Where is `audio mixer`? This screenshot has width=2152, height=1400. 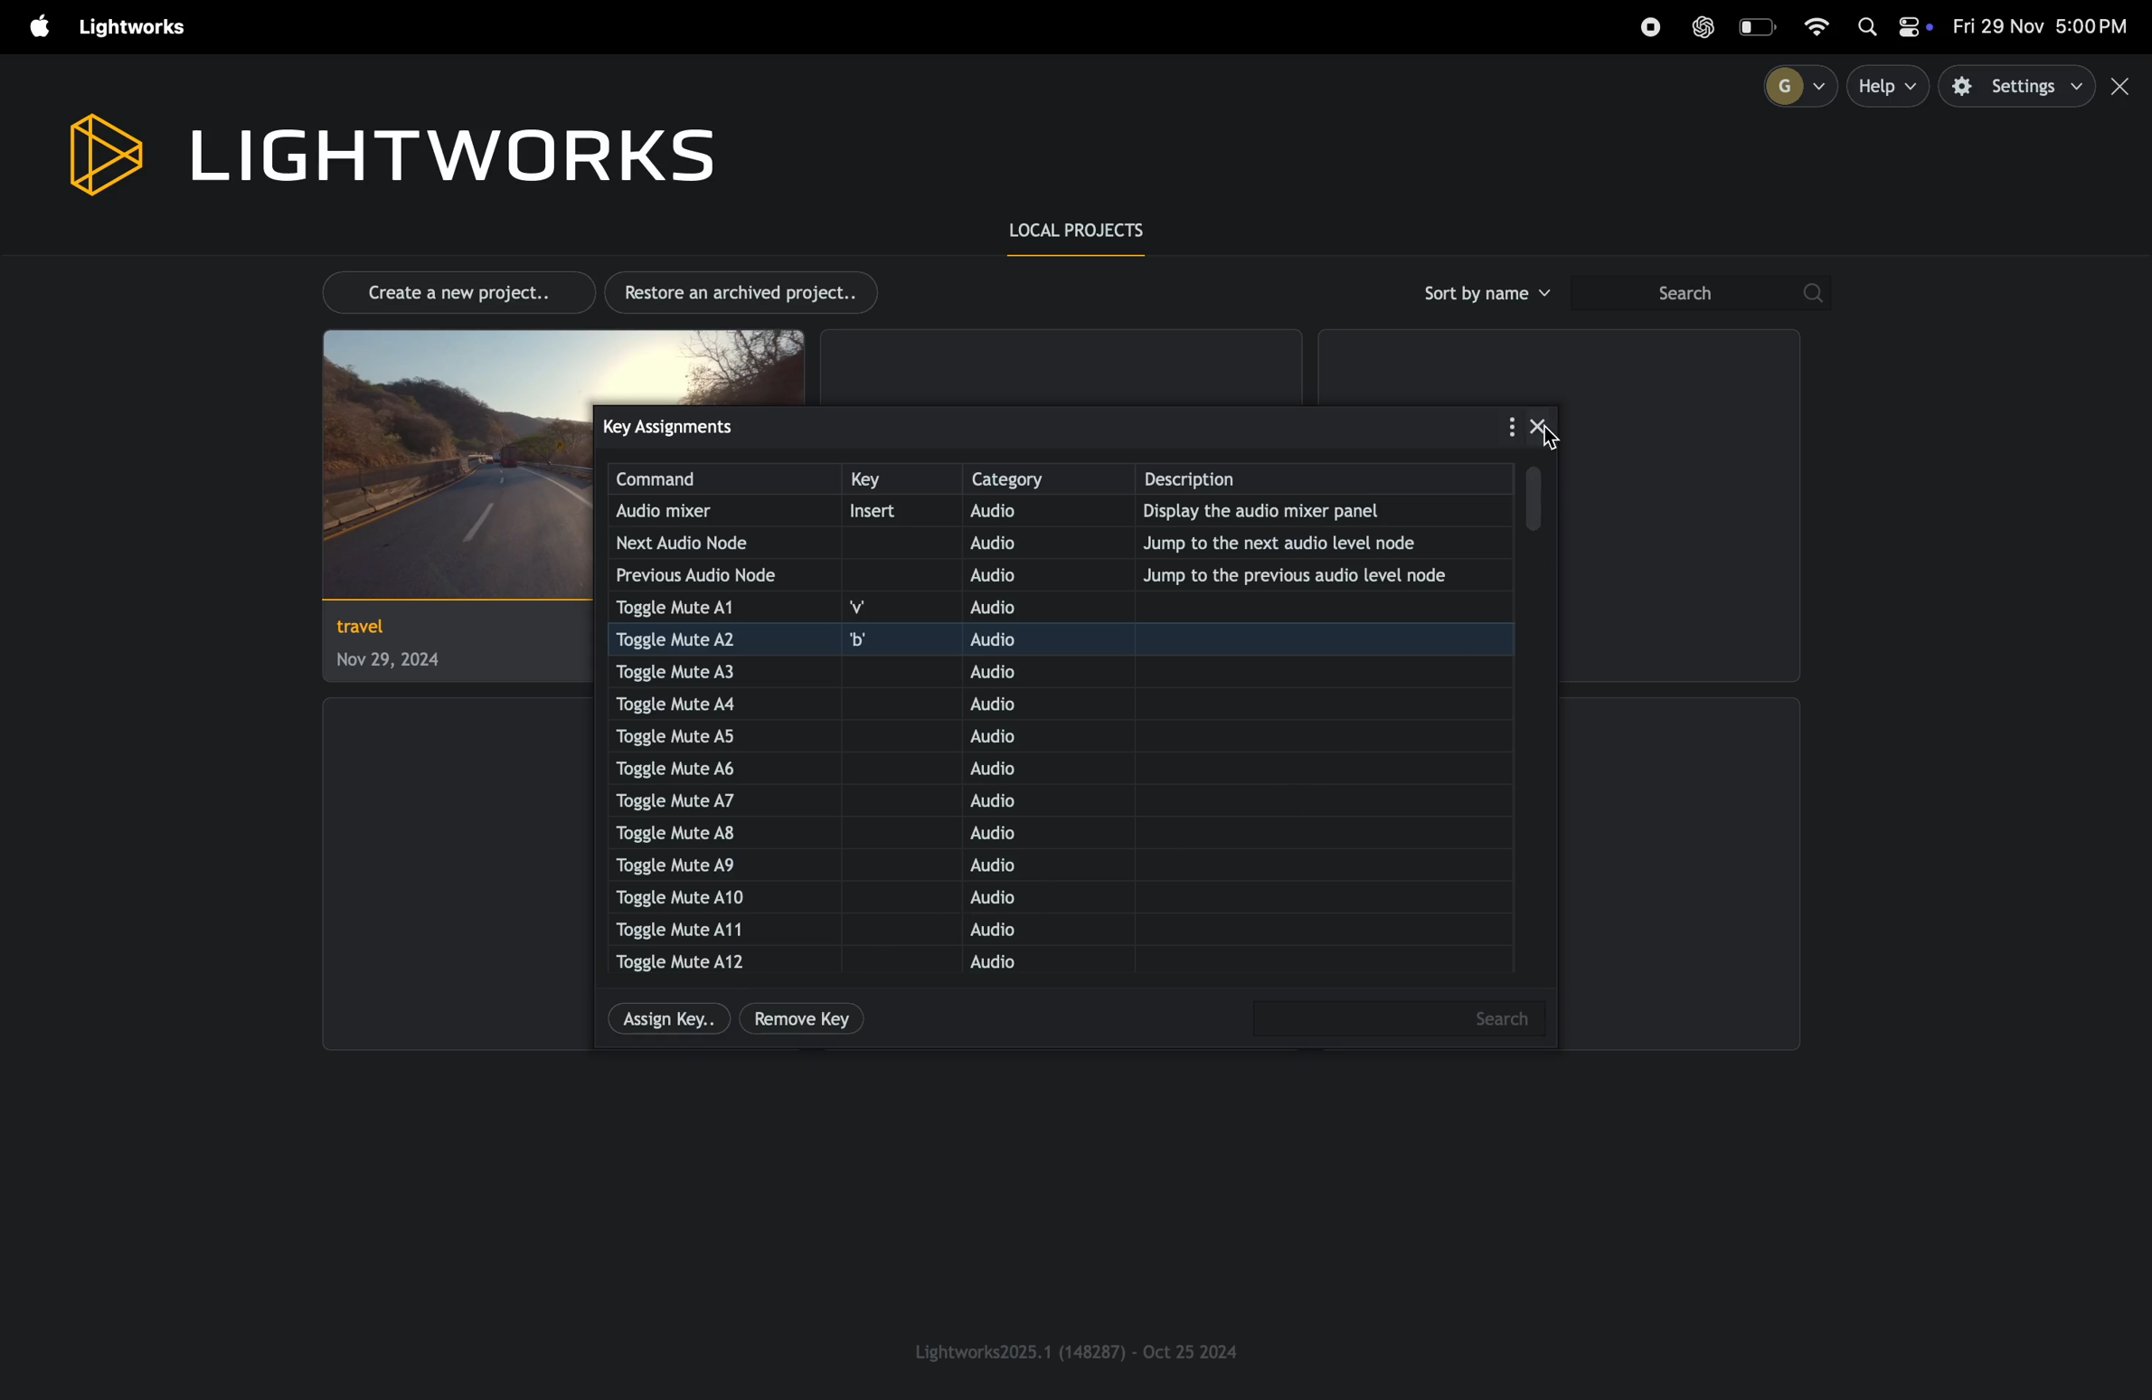 audio mixer is located at coordinates (701, 512).